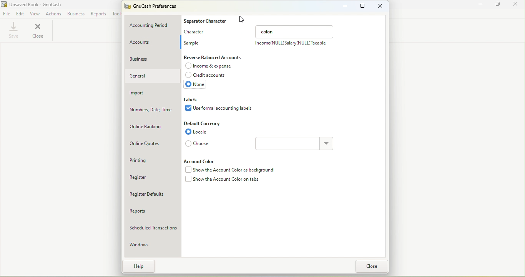 The height and width of the screenshot is (277, 525). Describe the element at coordinates (194, 32) in the screenshot. I see `Character` at that location.